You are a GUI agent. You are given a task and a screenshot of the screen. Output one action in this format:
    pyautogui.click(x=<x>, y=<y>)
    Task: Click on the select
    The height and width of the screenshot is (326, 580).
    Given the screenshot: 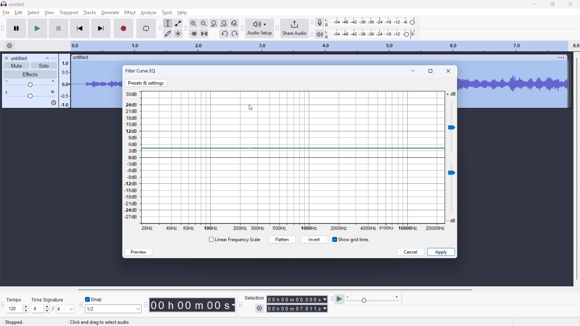 What is the action you would take?
    pyautogui.click(x=34, y=13)
    